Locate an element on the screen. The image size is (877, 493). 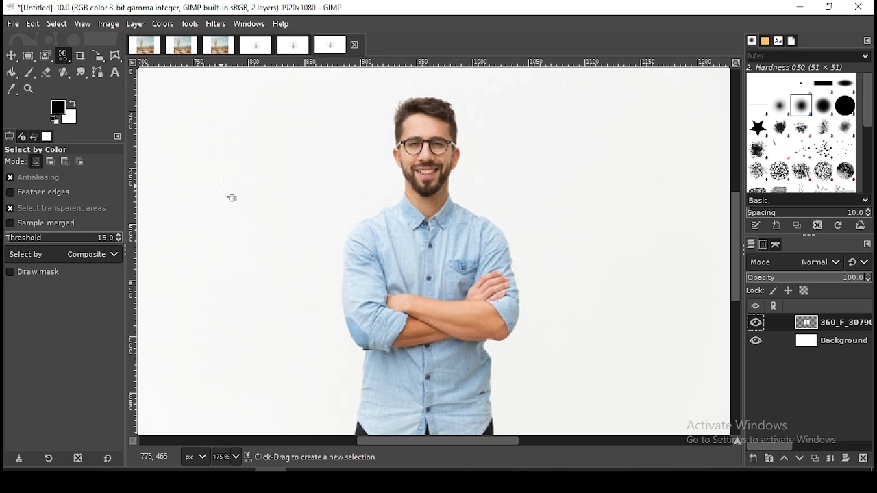
patterns is located at coordinates (766, 41).